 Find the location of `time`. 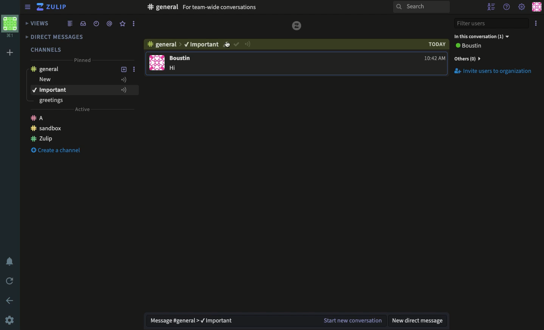

time is located at coordinates (435, 59).